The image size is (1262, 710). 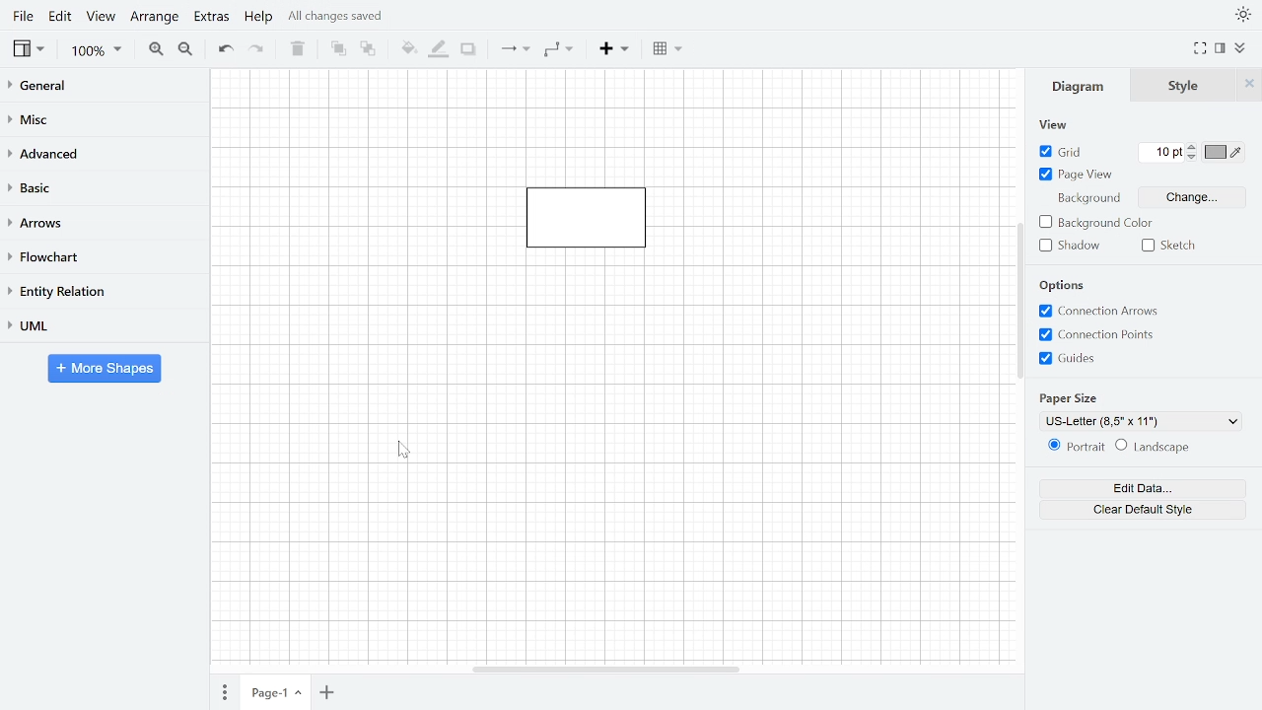 What do you see at coordinates (100, 50) in the screenshot?
I see `Zoom` at bounding box center [100, 50].